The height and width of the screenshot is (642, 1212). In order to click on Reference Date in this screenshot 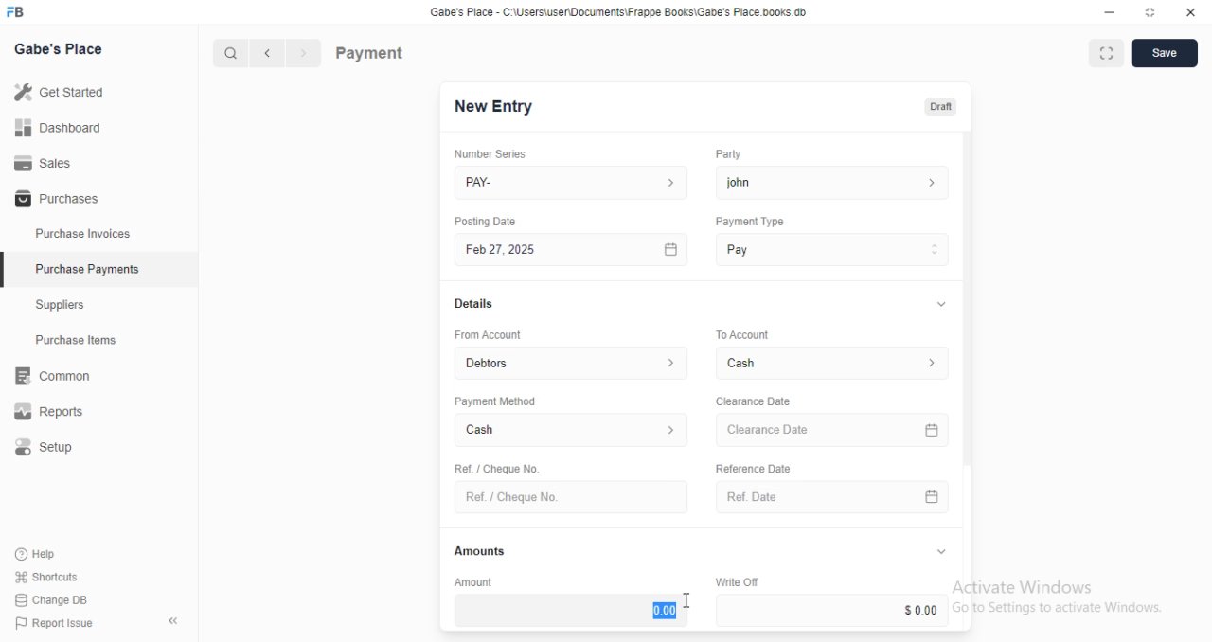, I will do `click(752, 467)`.